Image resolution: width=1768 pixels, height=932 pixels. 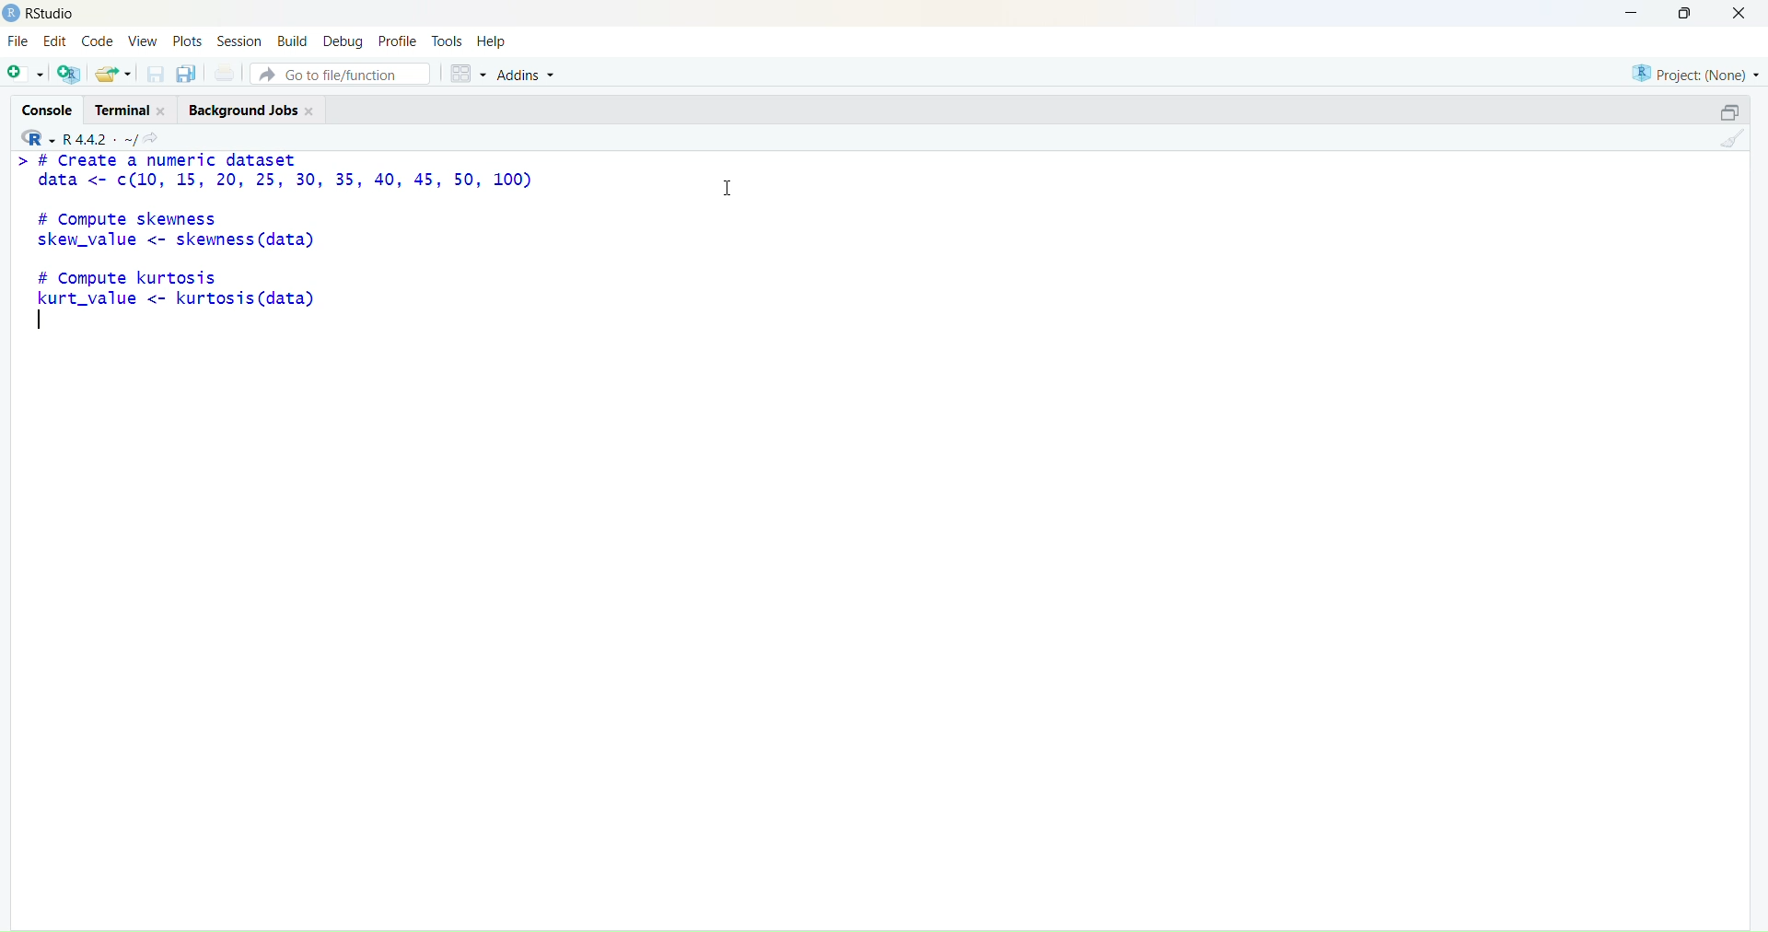 What do you see at coordinates (99, 42) in the screenshot?
I see `Code` at bounding box center [99, 42].